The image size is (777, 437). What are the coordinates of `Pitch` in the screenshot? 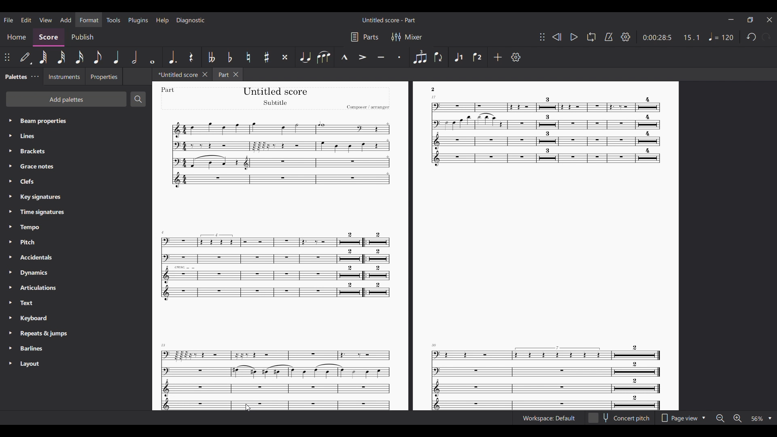 It's located at (37, 242).